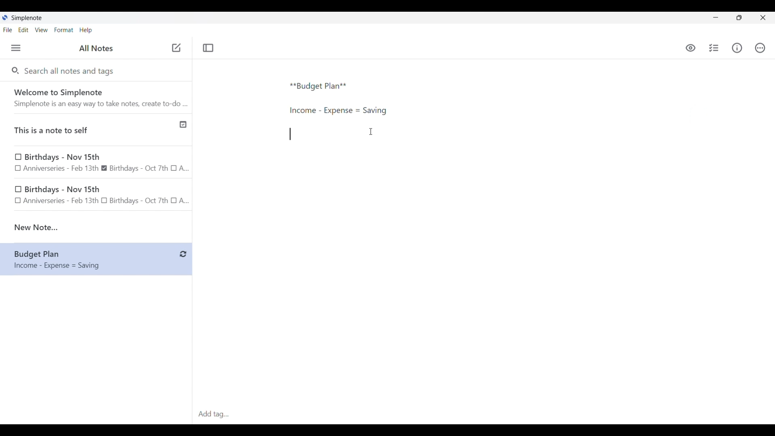 This screenshot has width=775, height=436. What do you see at coordinates (760, 48) in the screenshot?
I see `Actions` at bounding box center [760, 48].